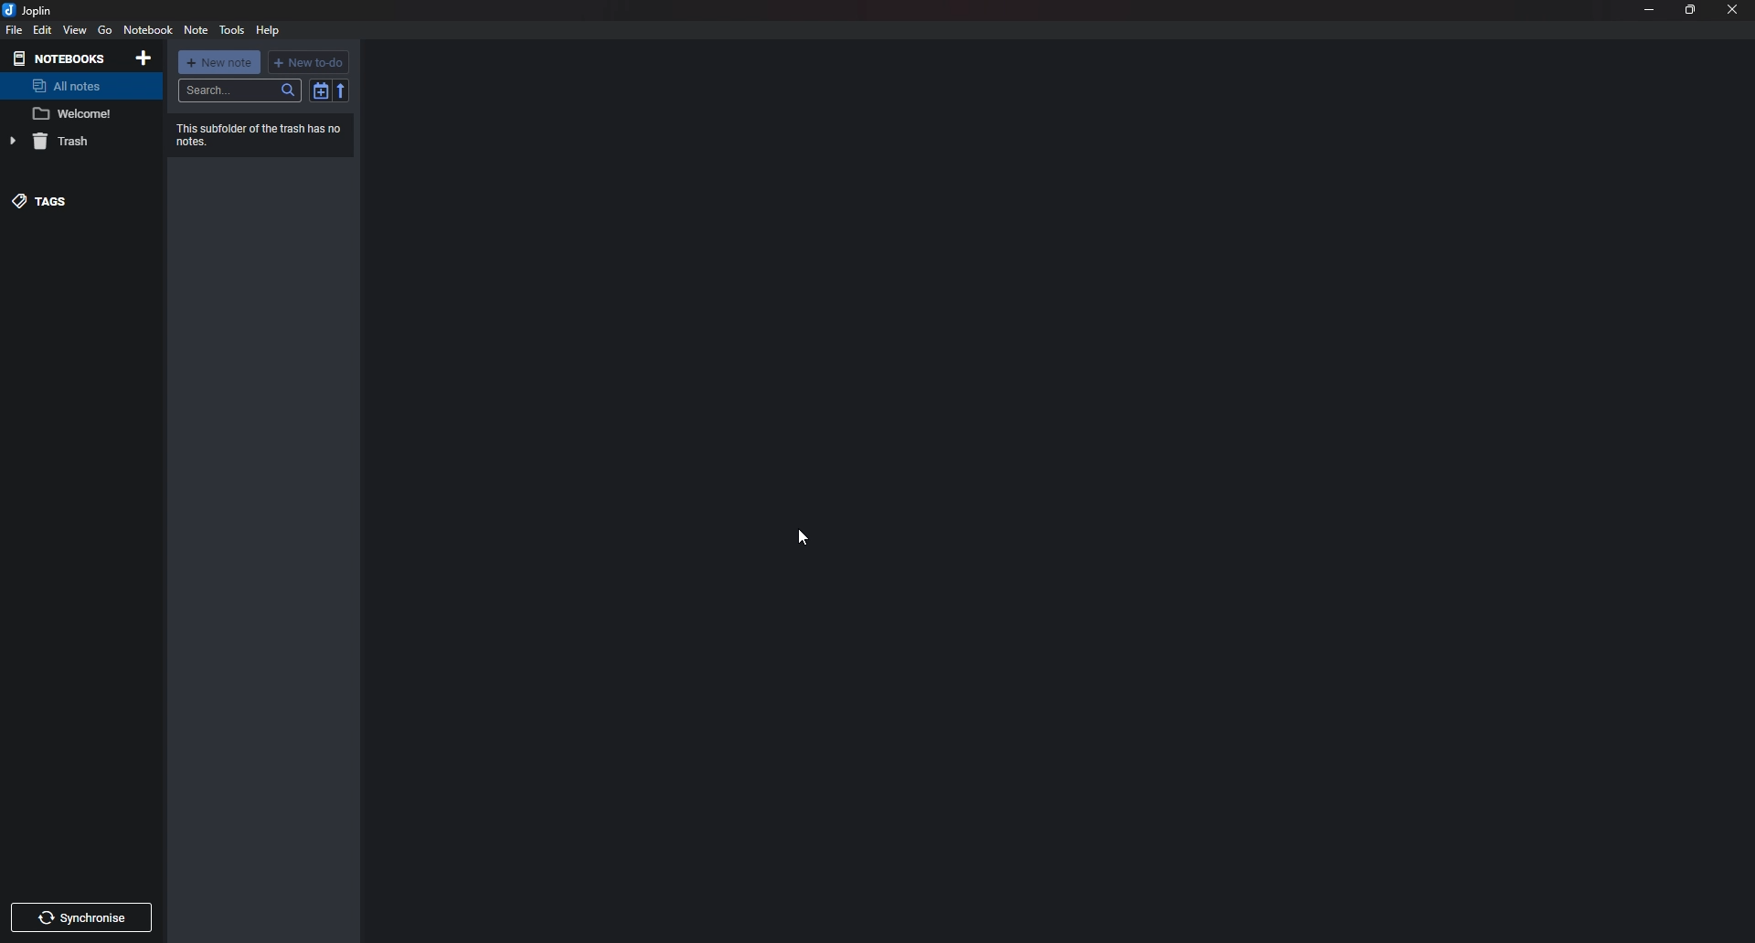 The height and width of the screenshot is (943, 1755). I want to click on Resize, so click(1690, 9).